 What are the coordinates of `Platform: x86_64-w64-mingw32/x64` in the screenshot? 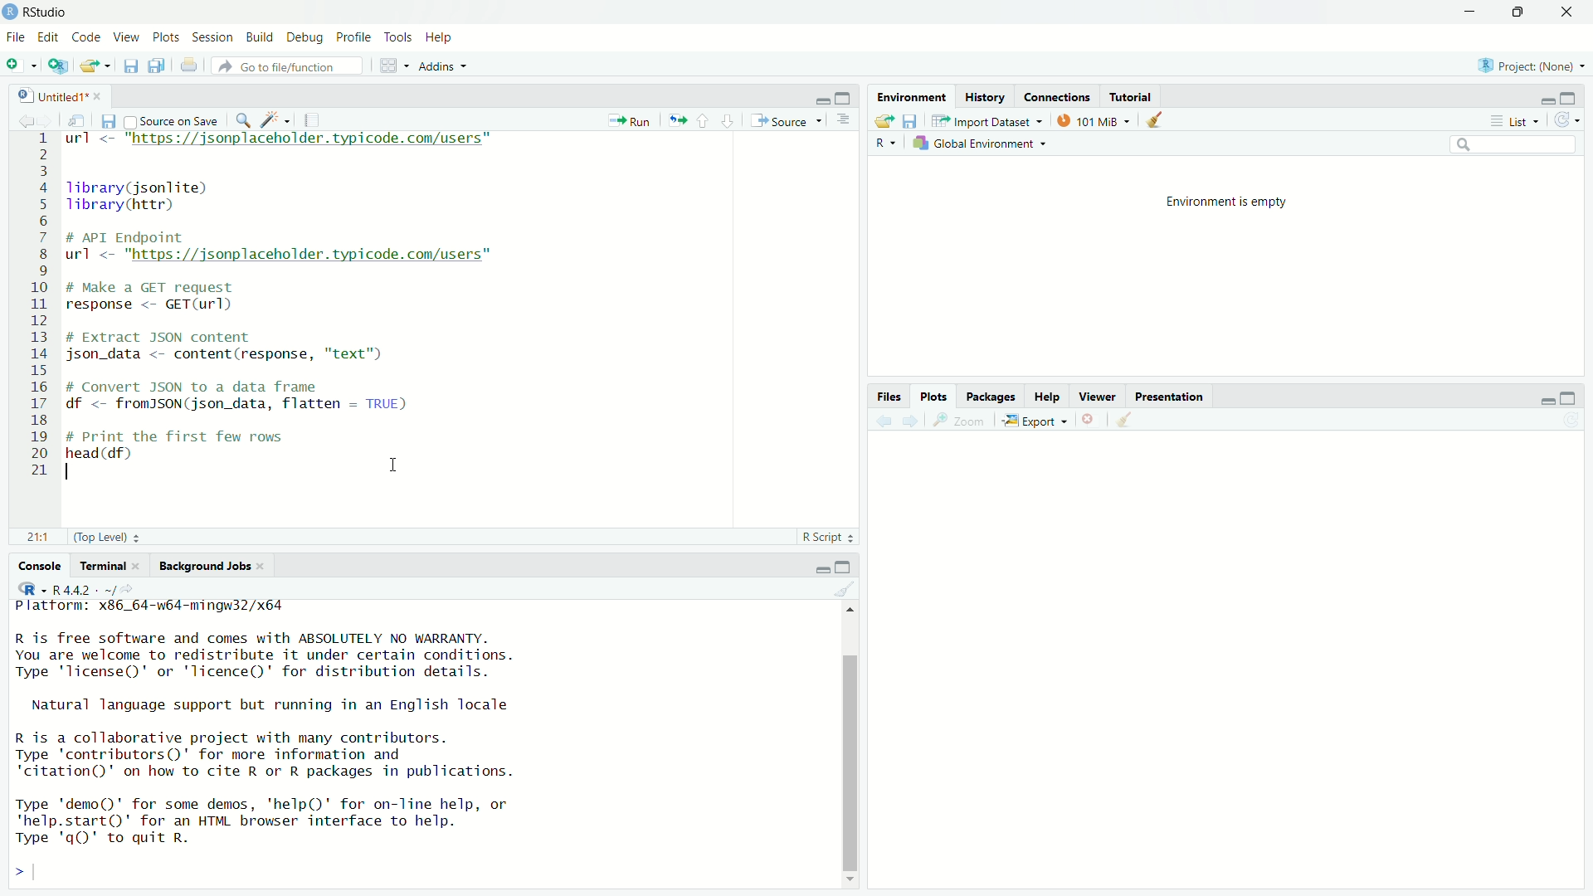 It's located at (151, 609).